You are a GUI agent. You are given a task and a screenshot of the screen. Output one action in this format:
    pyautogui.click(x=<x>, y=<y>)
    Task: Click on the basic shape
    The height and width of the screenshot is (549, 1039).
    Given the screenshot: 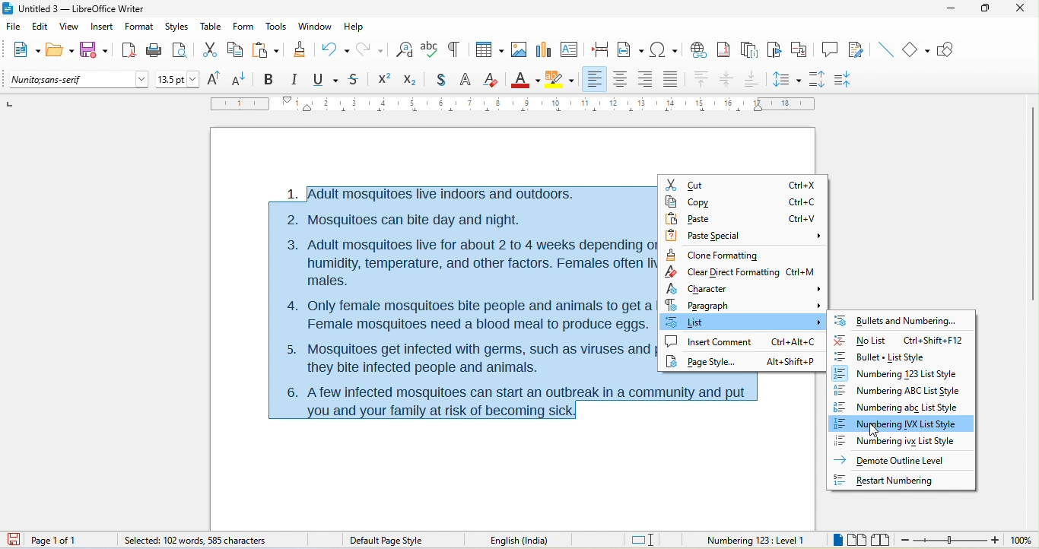 What is the action you would take?
    pyautogui.click(x=918, y=50)
    